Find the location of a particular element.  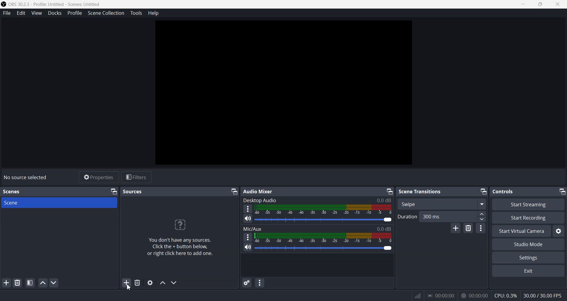

Start Recording is located at coordinates (528, 218).